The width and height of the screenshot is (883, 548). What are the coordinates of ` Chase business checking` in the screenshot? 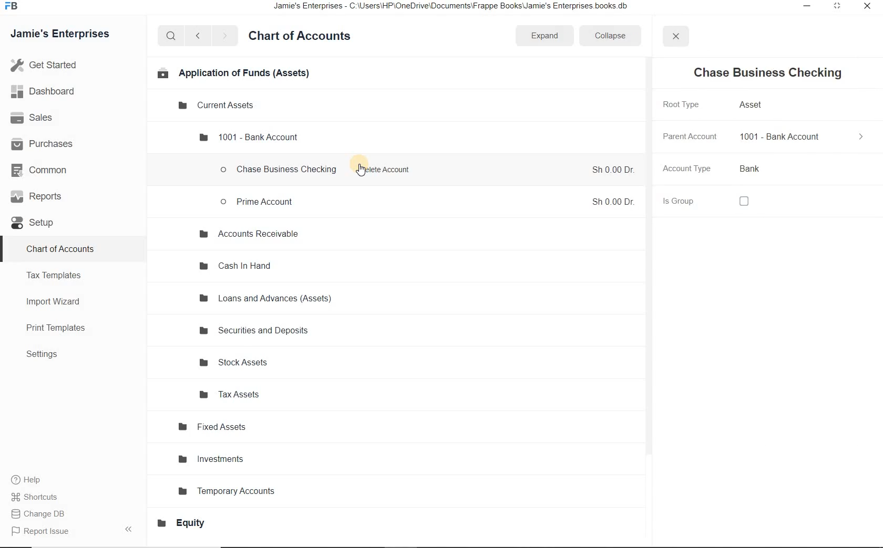 It's located at (279, 171).